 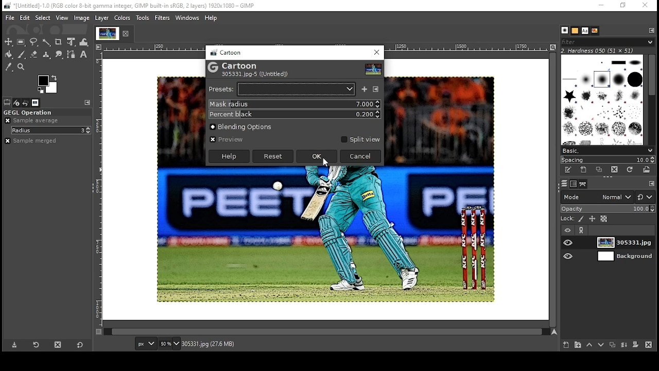 I want to click on unified transform tool, so click(x=72, y=41).